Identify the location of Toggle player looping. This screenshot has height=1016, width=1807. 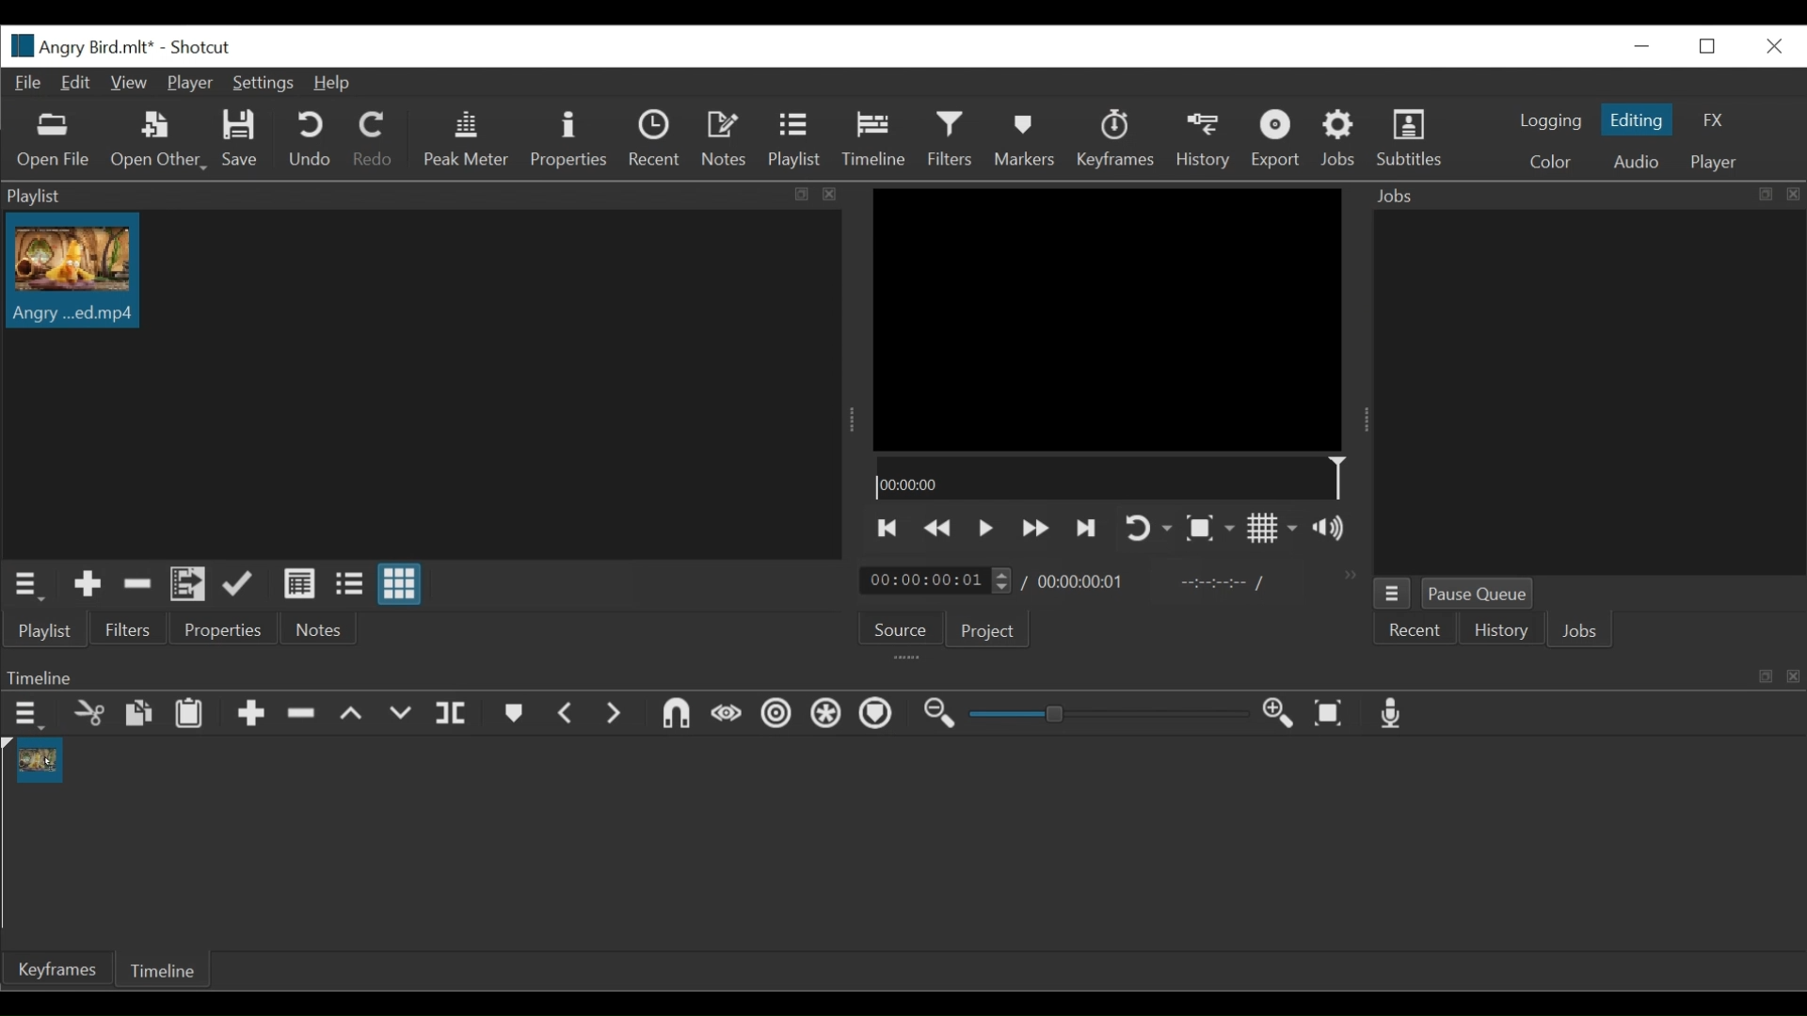
(1147, 529).